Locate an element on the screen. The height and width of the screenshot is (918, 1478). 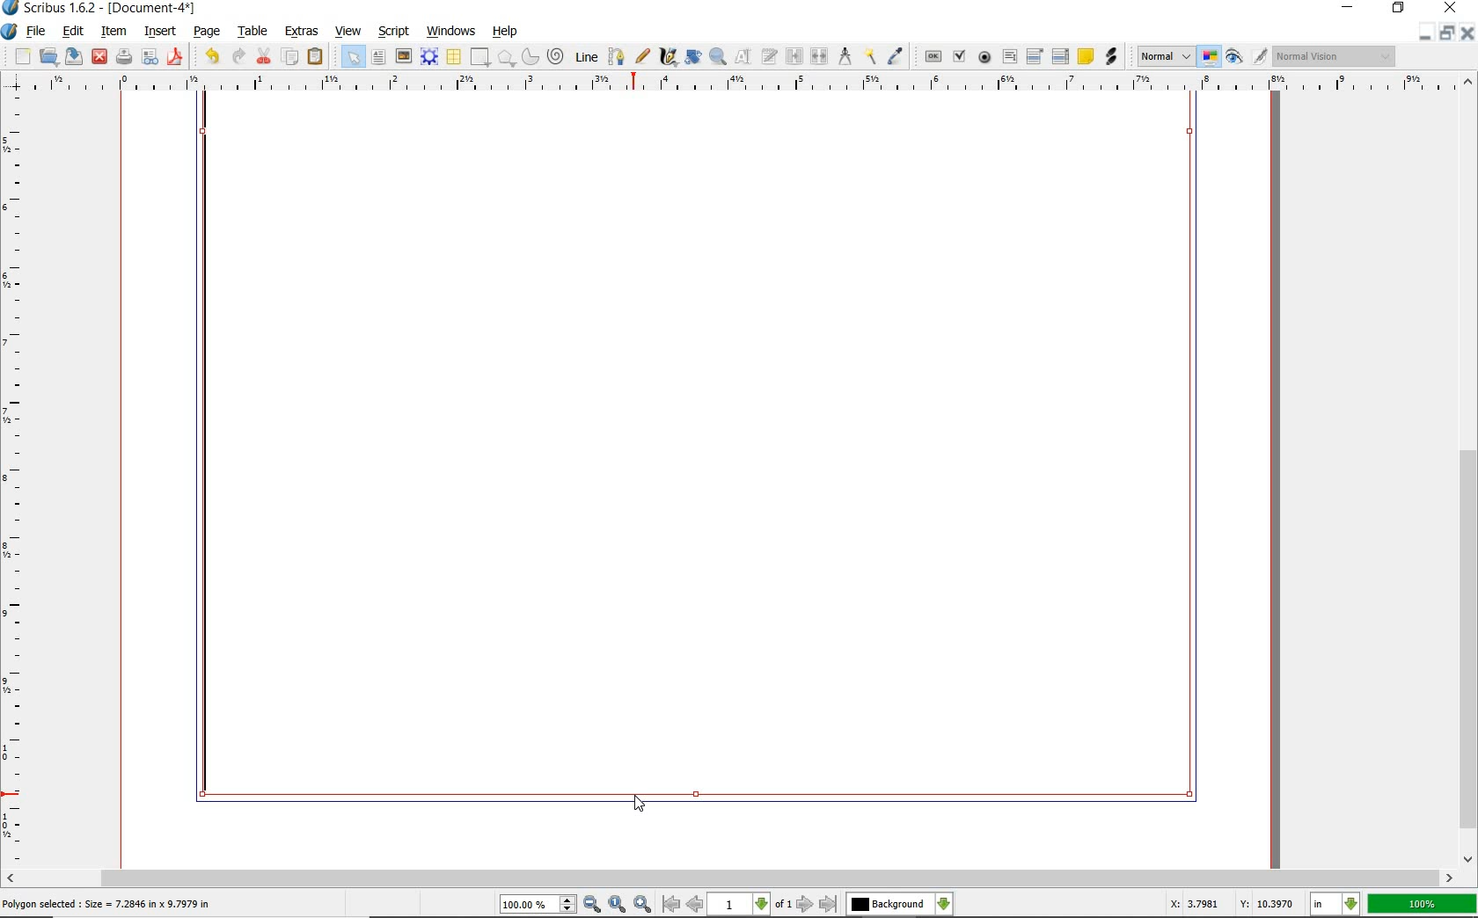
ruler is located at coordinates (16, 484).